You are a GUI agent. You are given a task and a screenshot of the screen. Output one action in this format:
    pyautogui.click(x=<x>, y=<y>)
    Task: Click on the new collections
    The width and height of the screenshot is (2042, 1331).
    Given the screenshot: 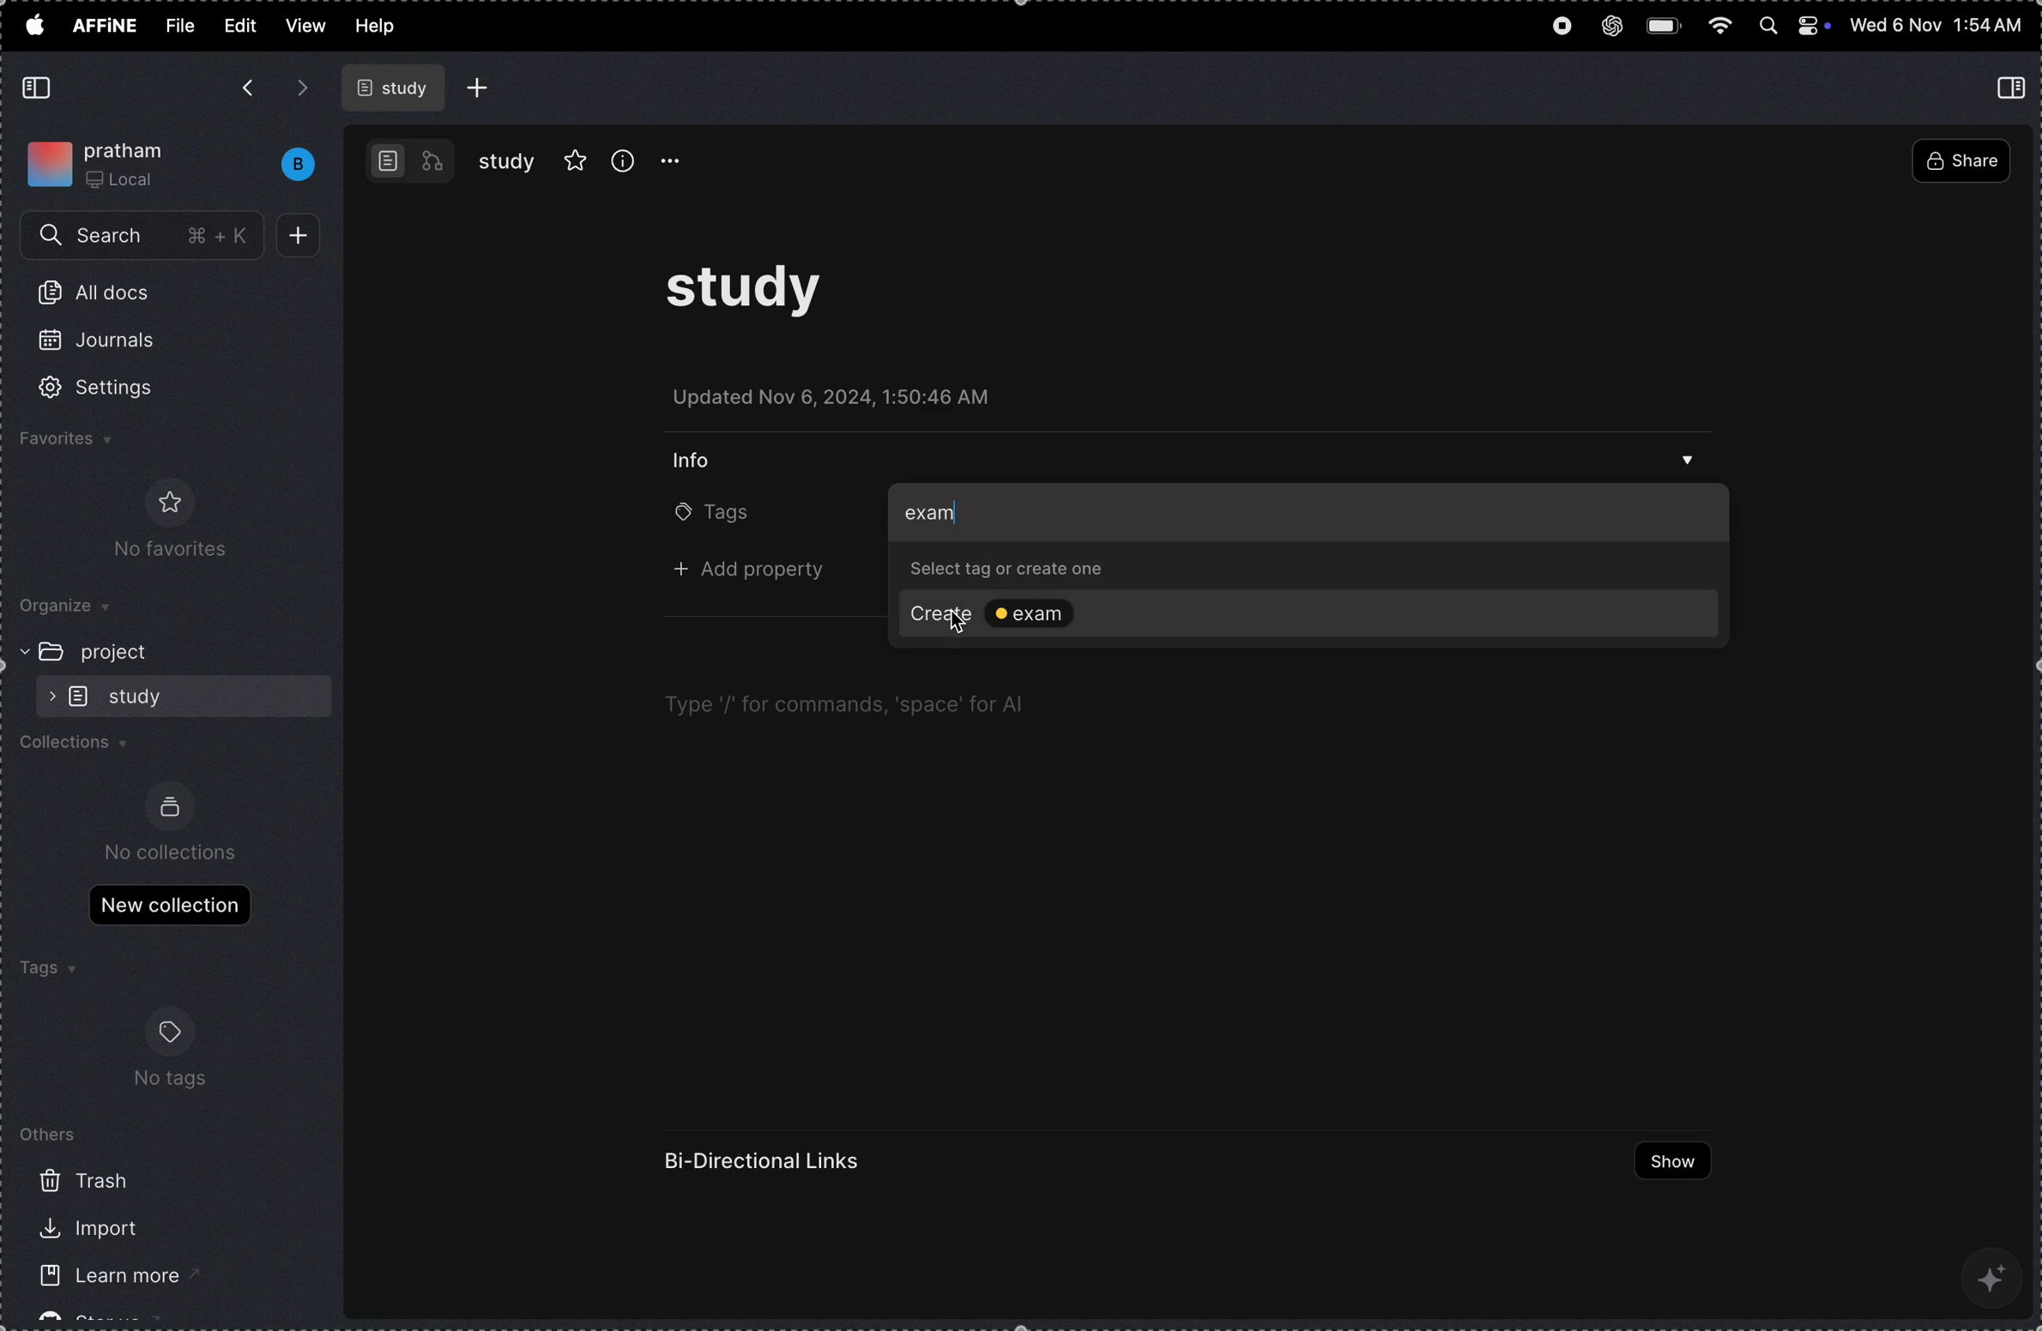 What is the action you would take?
    pyautogui.click(x=169, y=903)
    